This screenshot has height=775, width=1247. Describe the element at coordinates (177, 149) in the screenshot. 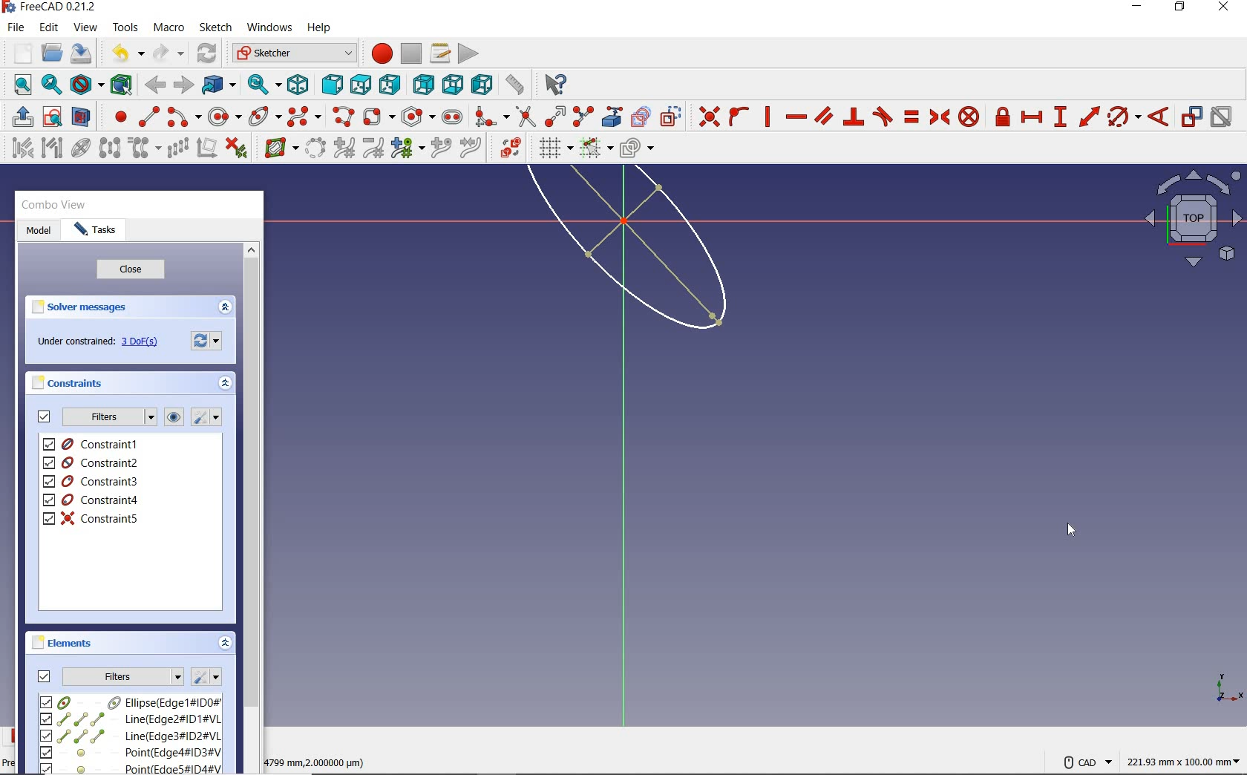

I see `rectangular array` at that location.